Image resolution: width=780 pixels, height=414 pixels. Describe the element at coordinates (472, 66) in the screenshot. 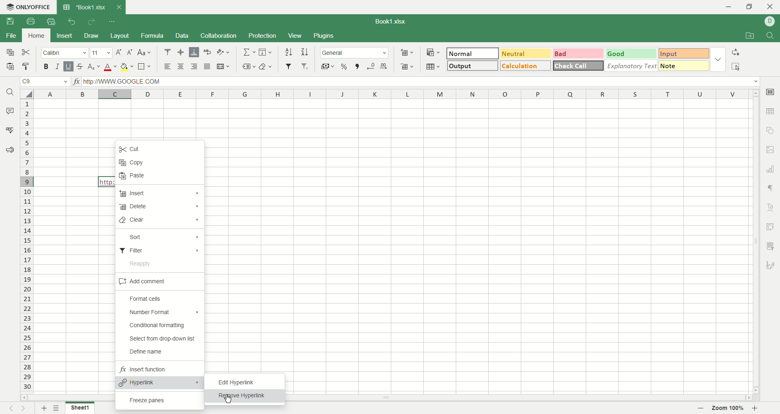

I see `output` at that location.